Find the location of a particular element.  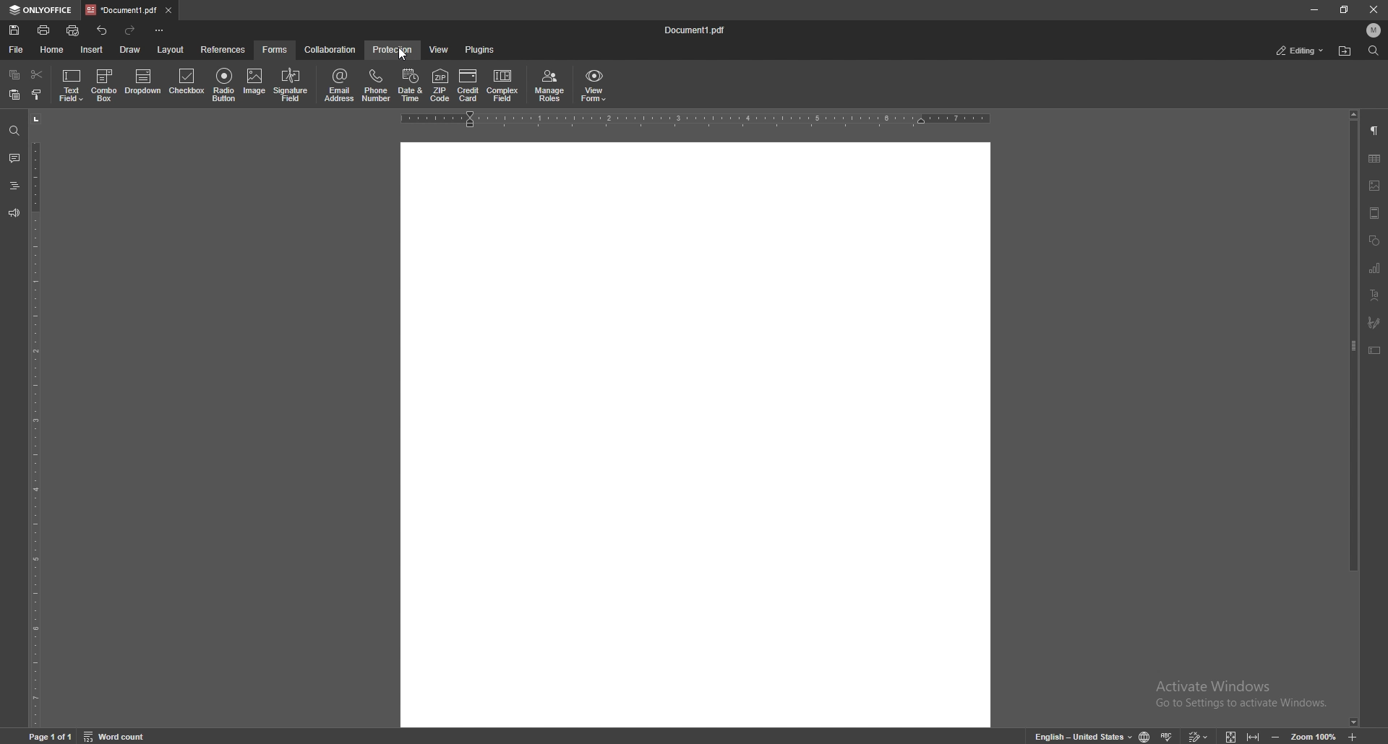

zip code is located at coordinates (441, 86).